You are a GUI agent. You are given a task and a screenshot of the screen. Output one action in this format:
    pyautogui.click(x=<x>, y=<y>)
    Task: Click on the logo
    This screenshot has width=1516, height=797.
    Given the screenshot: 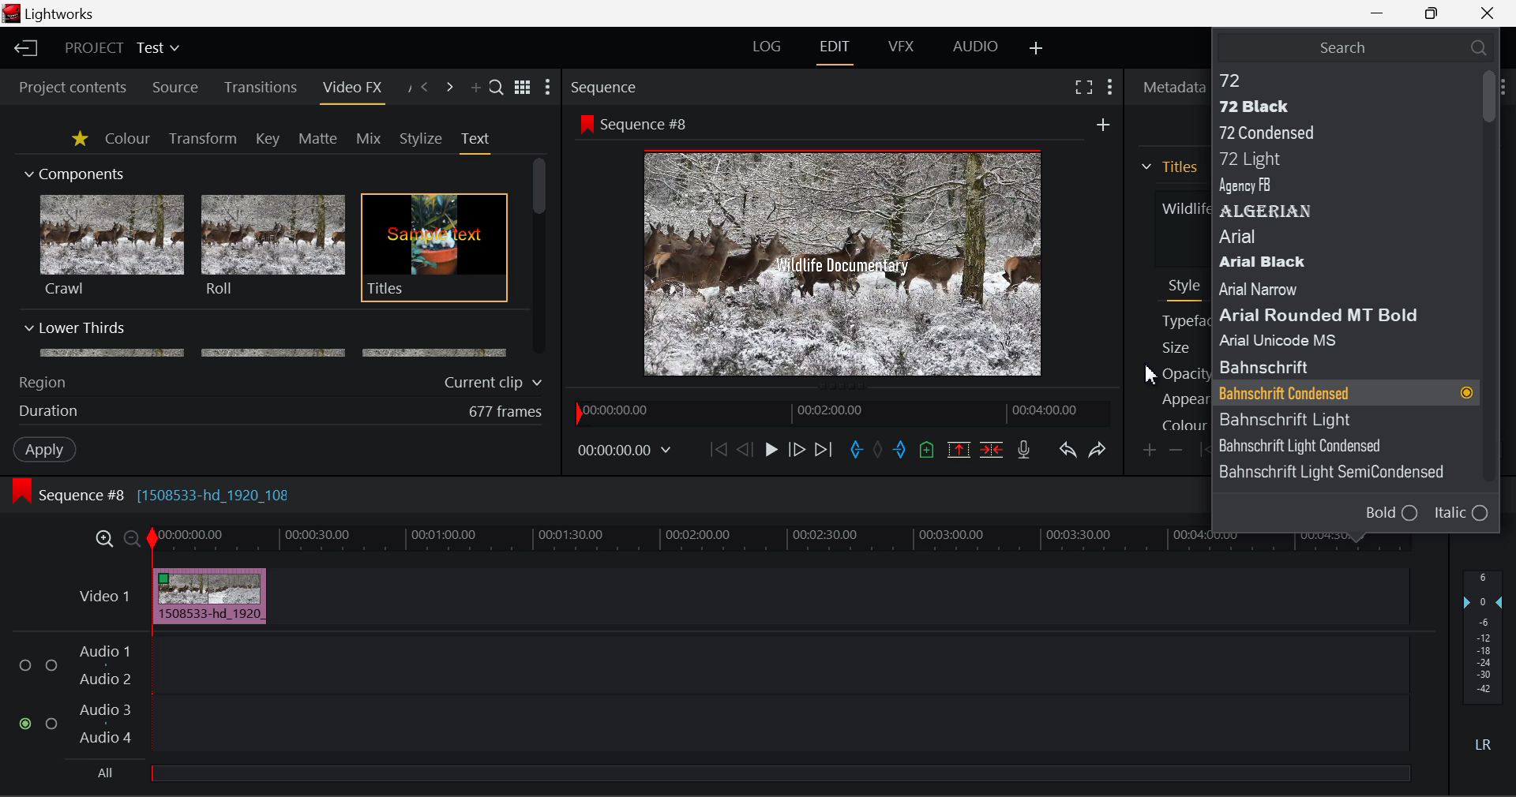 What is the action you would take?
    pyautogui.click(x=13, y=13)
    